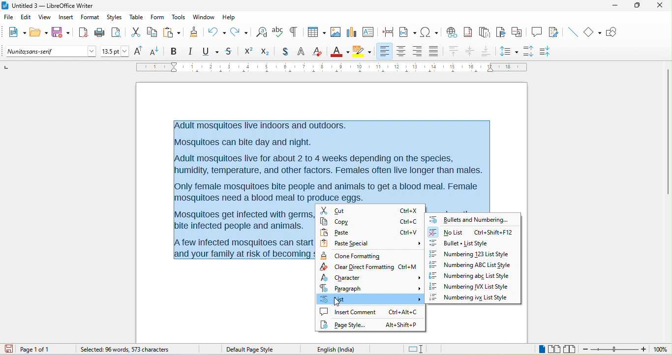 Image resolution: width=672 pixels, height=355 pixels. I want to click on file, so click(6, 16).